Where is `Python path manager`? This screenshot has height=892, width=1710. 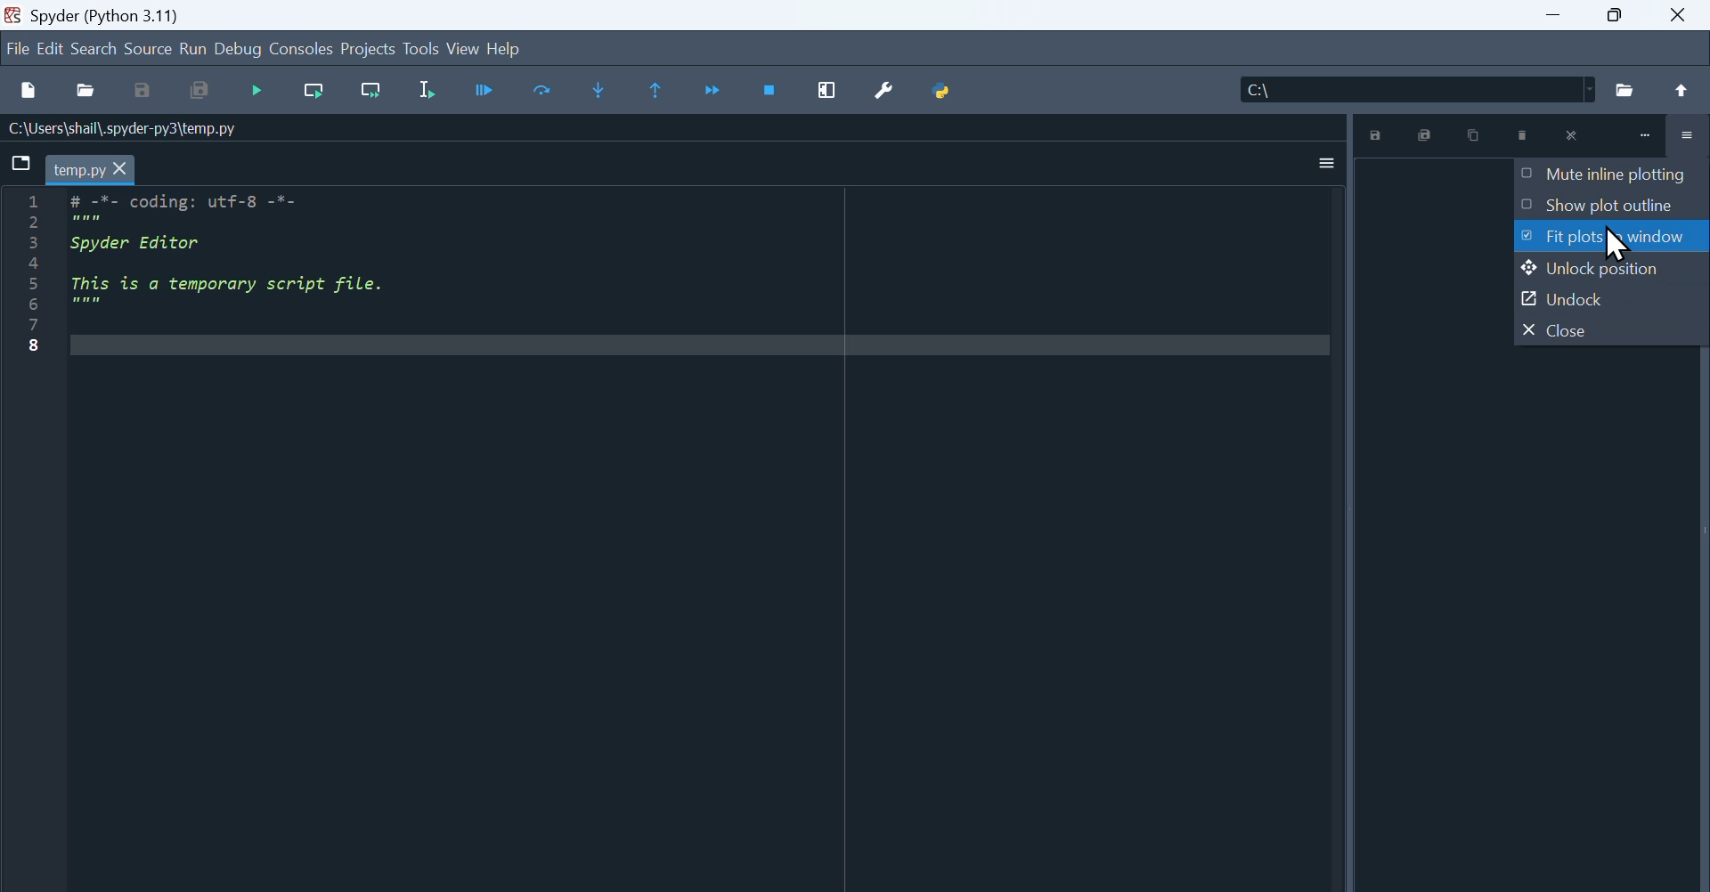
Python path manager is located at coordinates (946, 90).